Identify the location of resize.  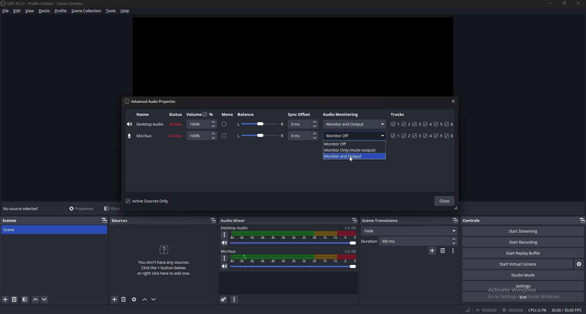
(565, 3).